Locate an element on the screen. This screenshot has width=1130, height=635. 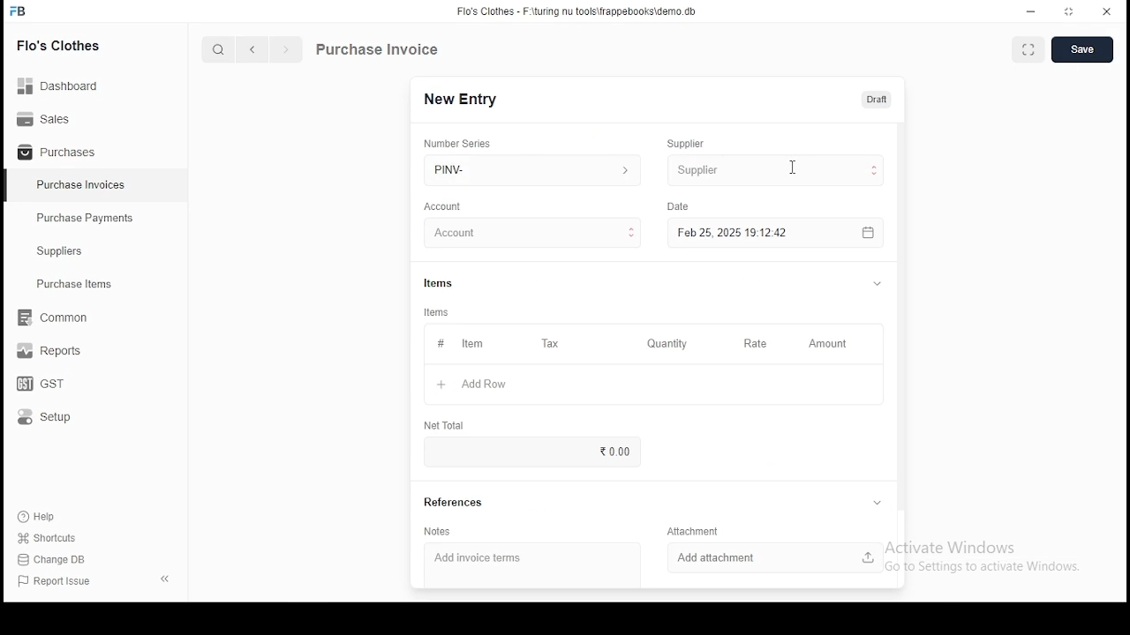
icon is located at coordinates (19, 11).